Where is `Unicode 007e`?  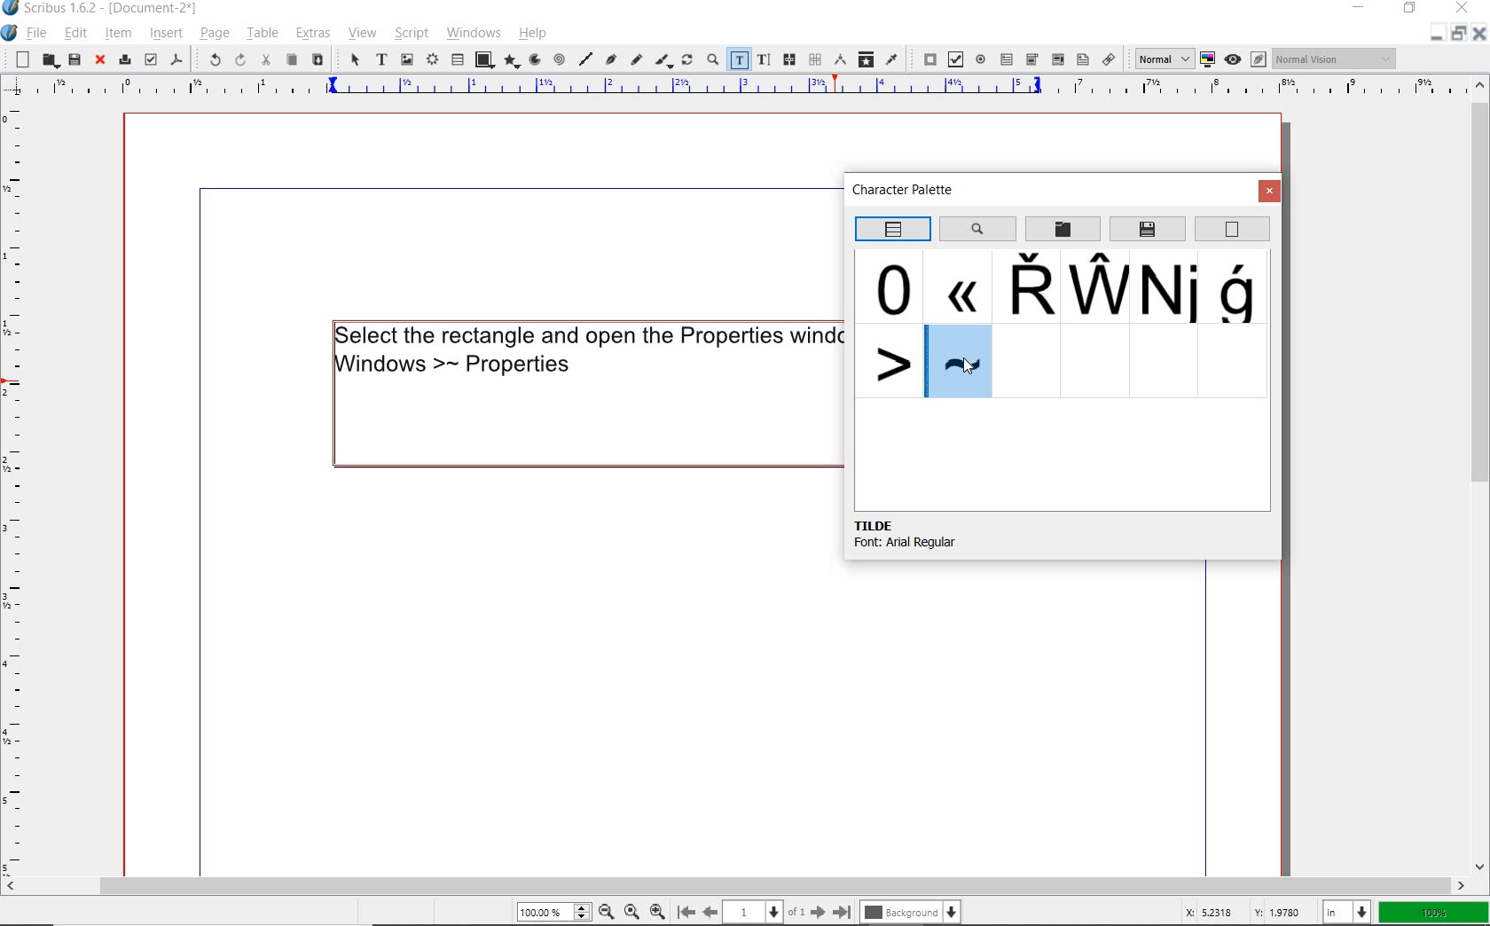
Unicode 007e is located at coordinates (961, 363).